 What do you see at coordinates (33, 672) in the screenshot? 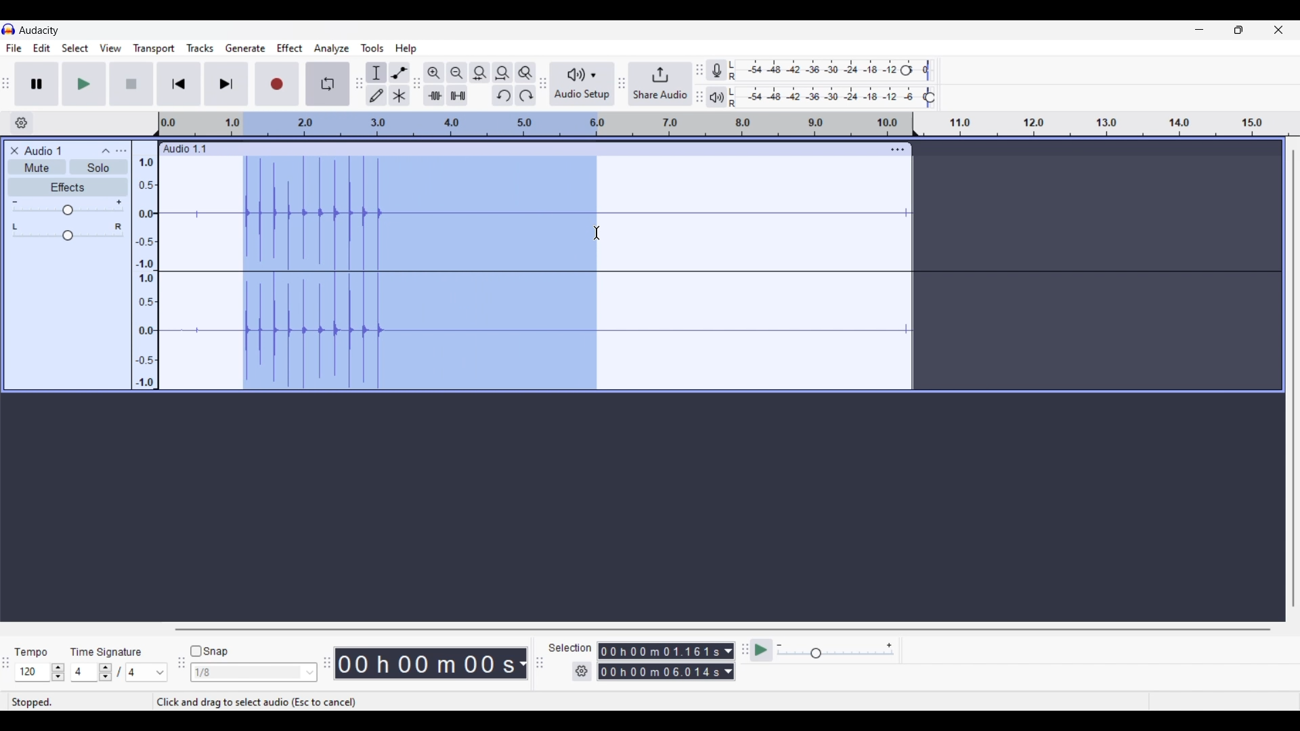
I see `Type in tempo` at bounding box center [33, 672].